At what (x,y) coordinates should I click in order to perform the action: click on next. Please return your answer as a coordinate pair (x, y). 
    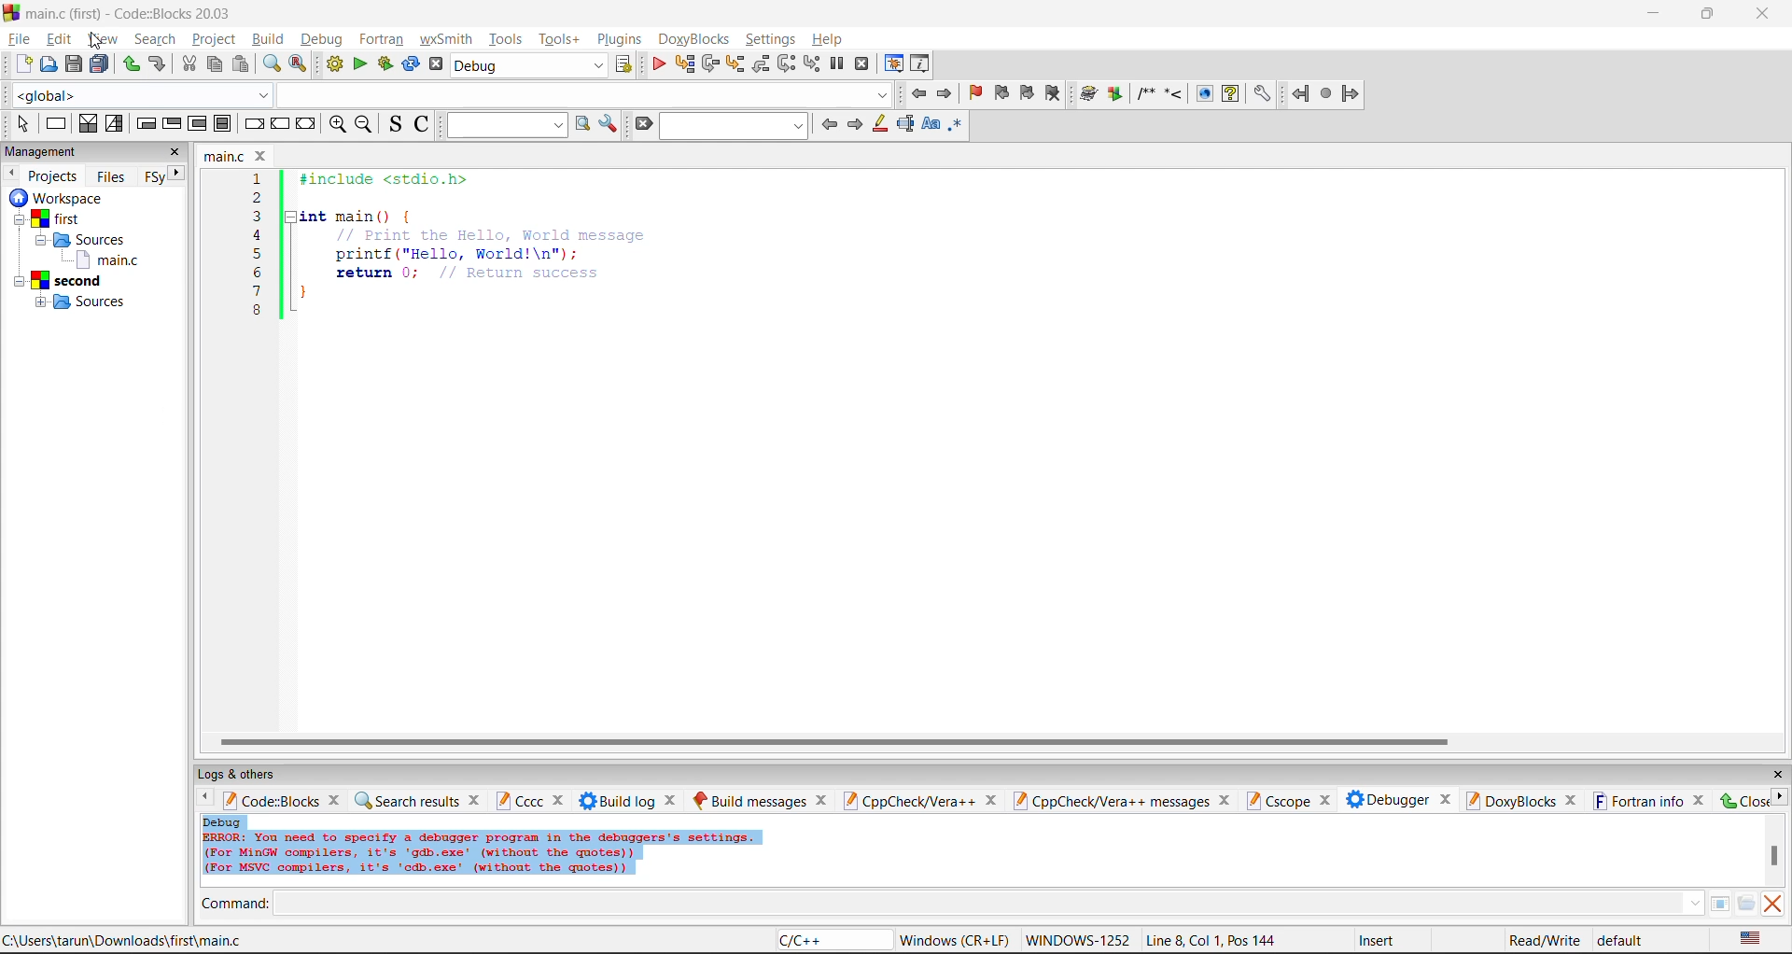
    Looking at the image, I should click on (856, 124).